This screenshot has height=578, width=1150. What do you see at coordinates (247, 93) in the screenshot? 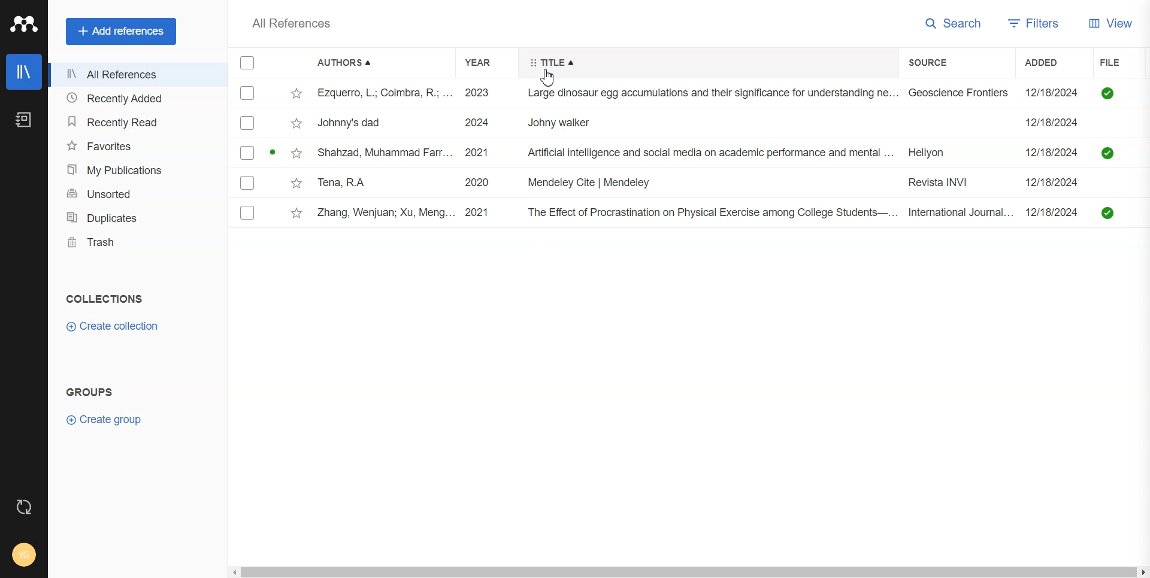
I see `select entry` at bounding box center [247, 93].